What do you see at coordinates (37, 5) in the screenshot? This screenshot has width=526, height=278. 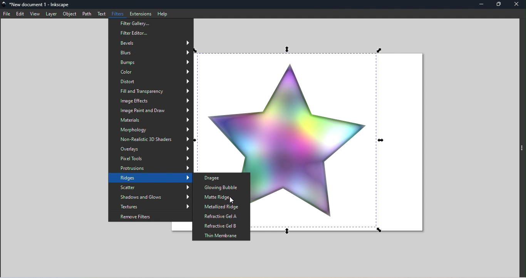 I see `File name` at bounding box center [37, 5].